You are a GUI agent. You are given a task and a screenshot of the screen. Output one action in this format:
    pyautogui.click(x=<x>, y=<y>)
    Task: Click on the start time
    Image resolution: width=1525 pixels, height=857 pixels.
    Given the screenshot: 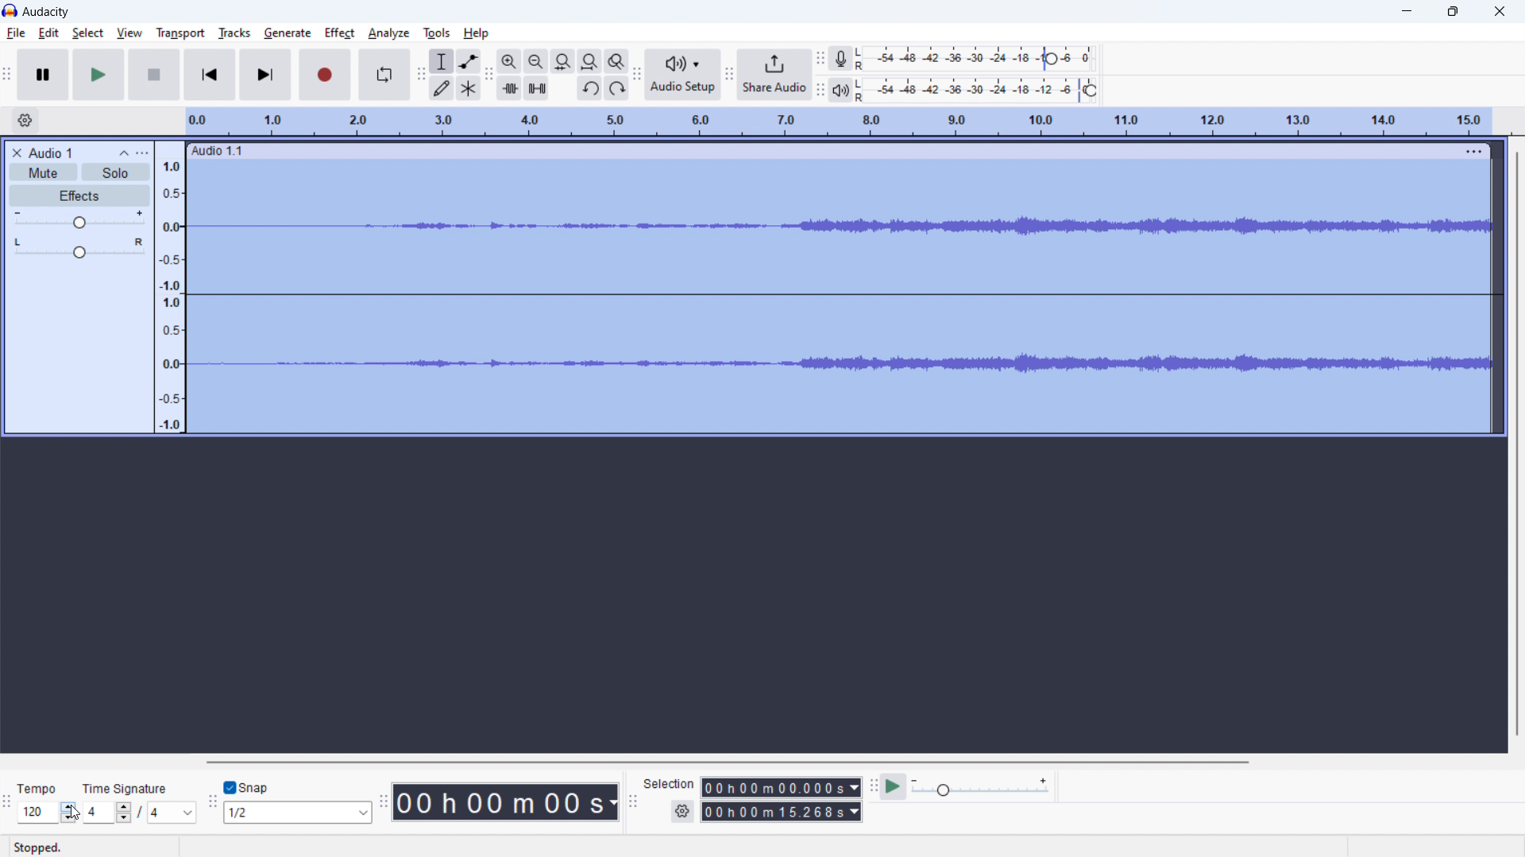 What is the action you would take?
    pyautogui.click(x=782, y=787)
    